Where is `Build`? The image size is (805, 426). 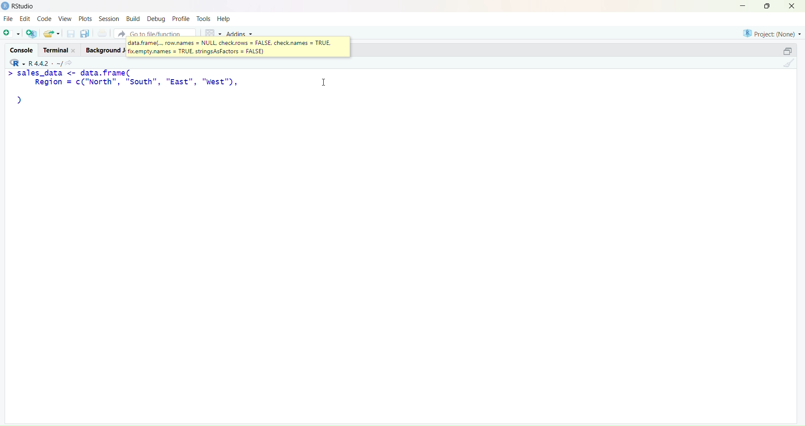
Build is located at coordinates (132, 18).